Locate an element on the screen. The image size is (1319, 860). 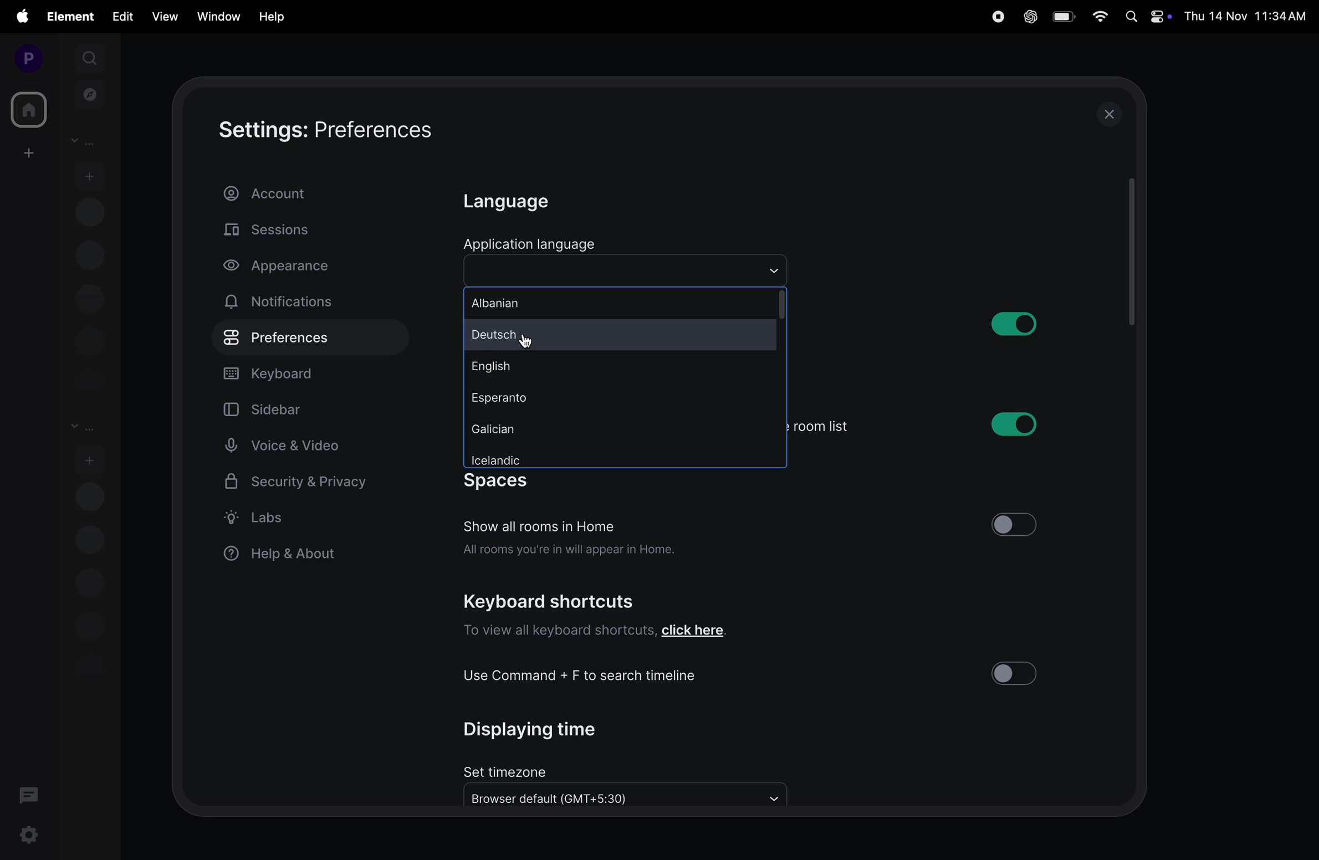
settings:preferences is located at coordinates (331, 127).